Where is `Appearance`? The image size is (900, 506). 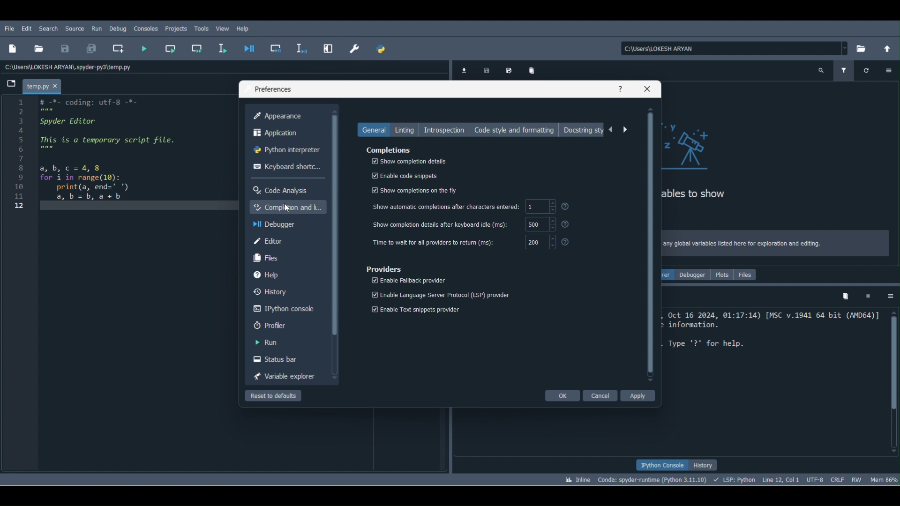
Appearance is located at coordinates (286, 116).